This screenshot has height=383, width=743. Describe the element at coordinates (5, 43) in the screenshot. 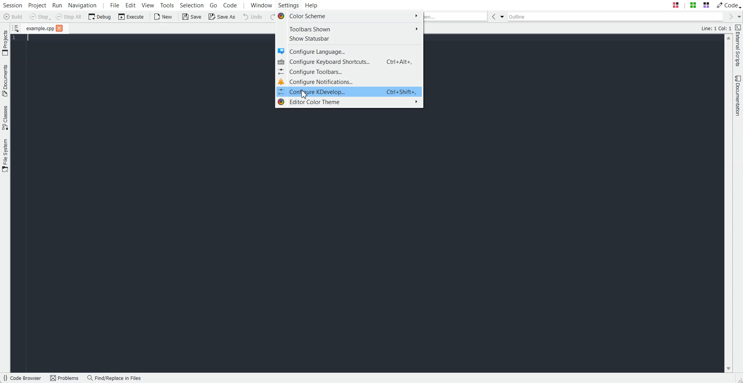

I see `Projects` at that location.